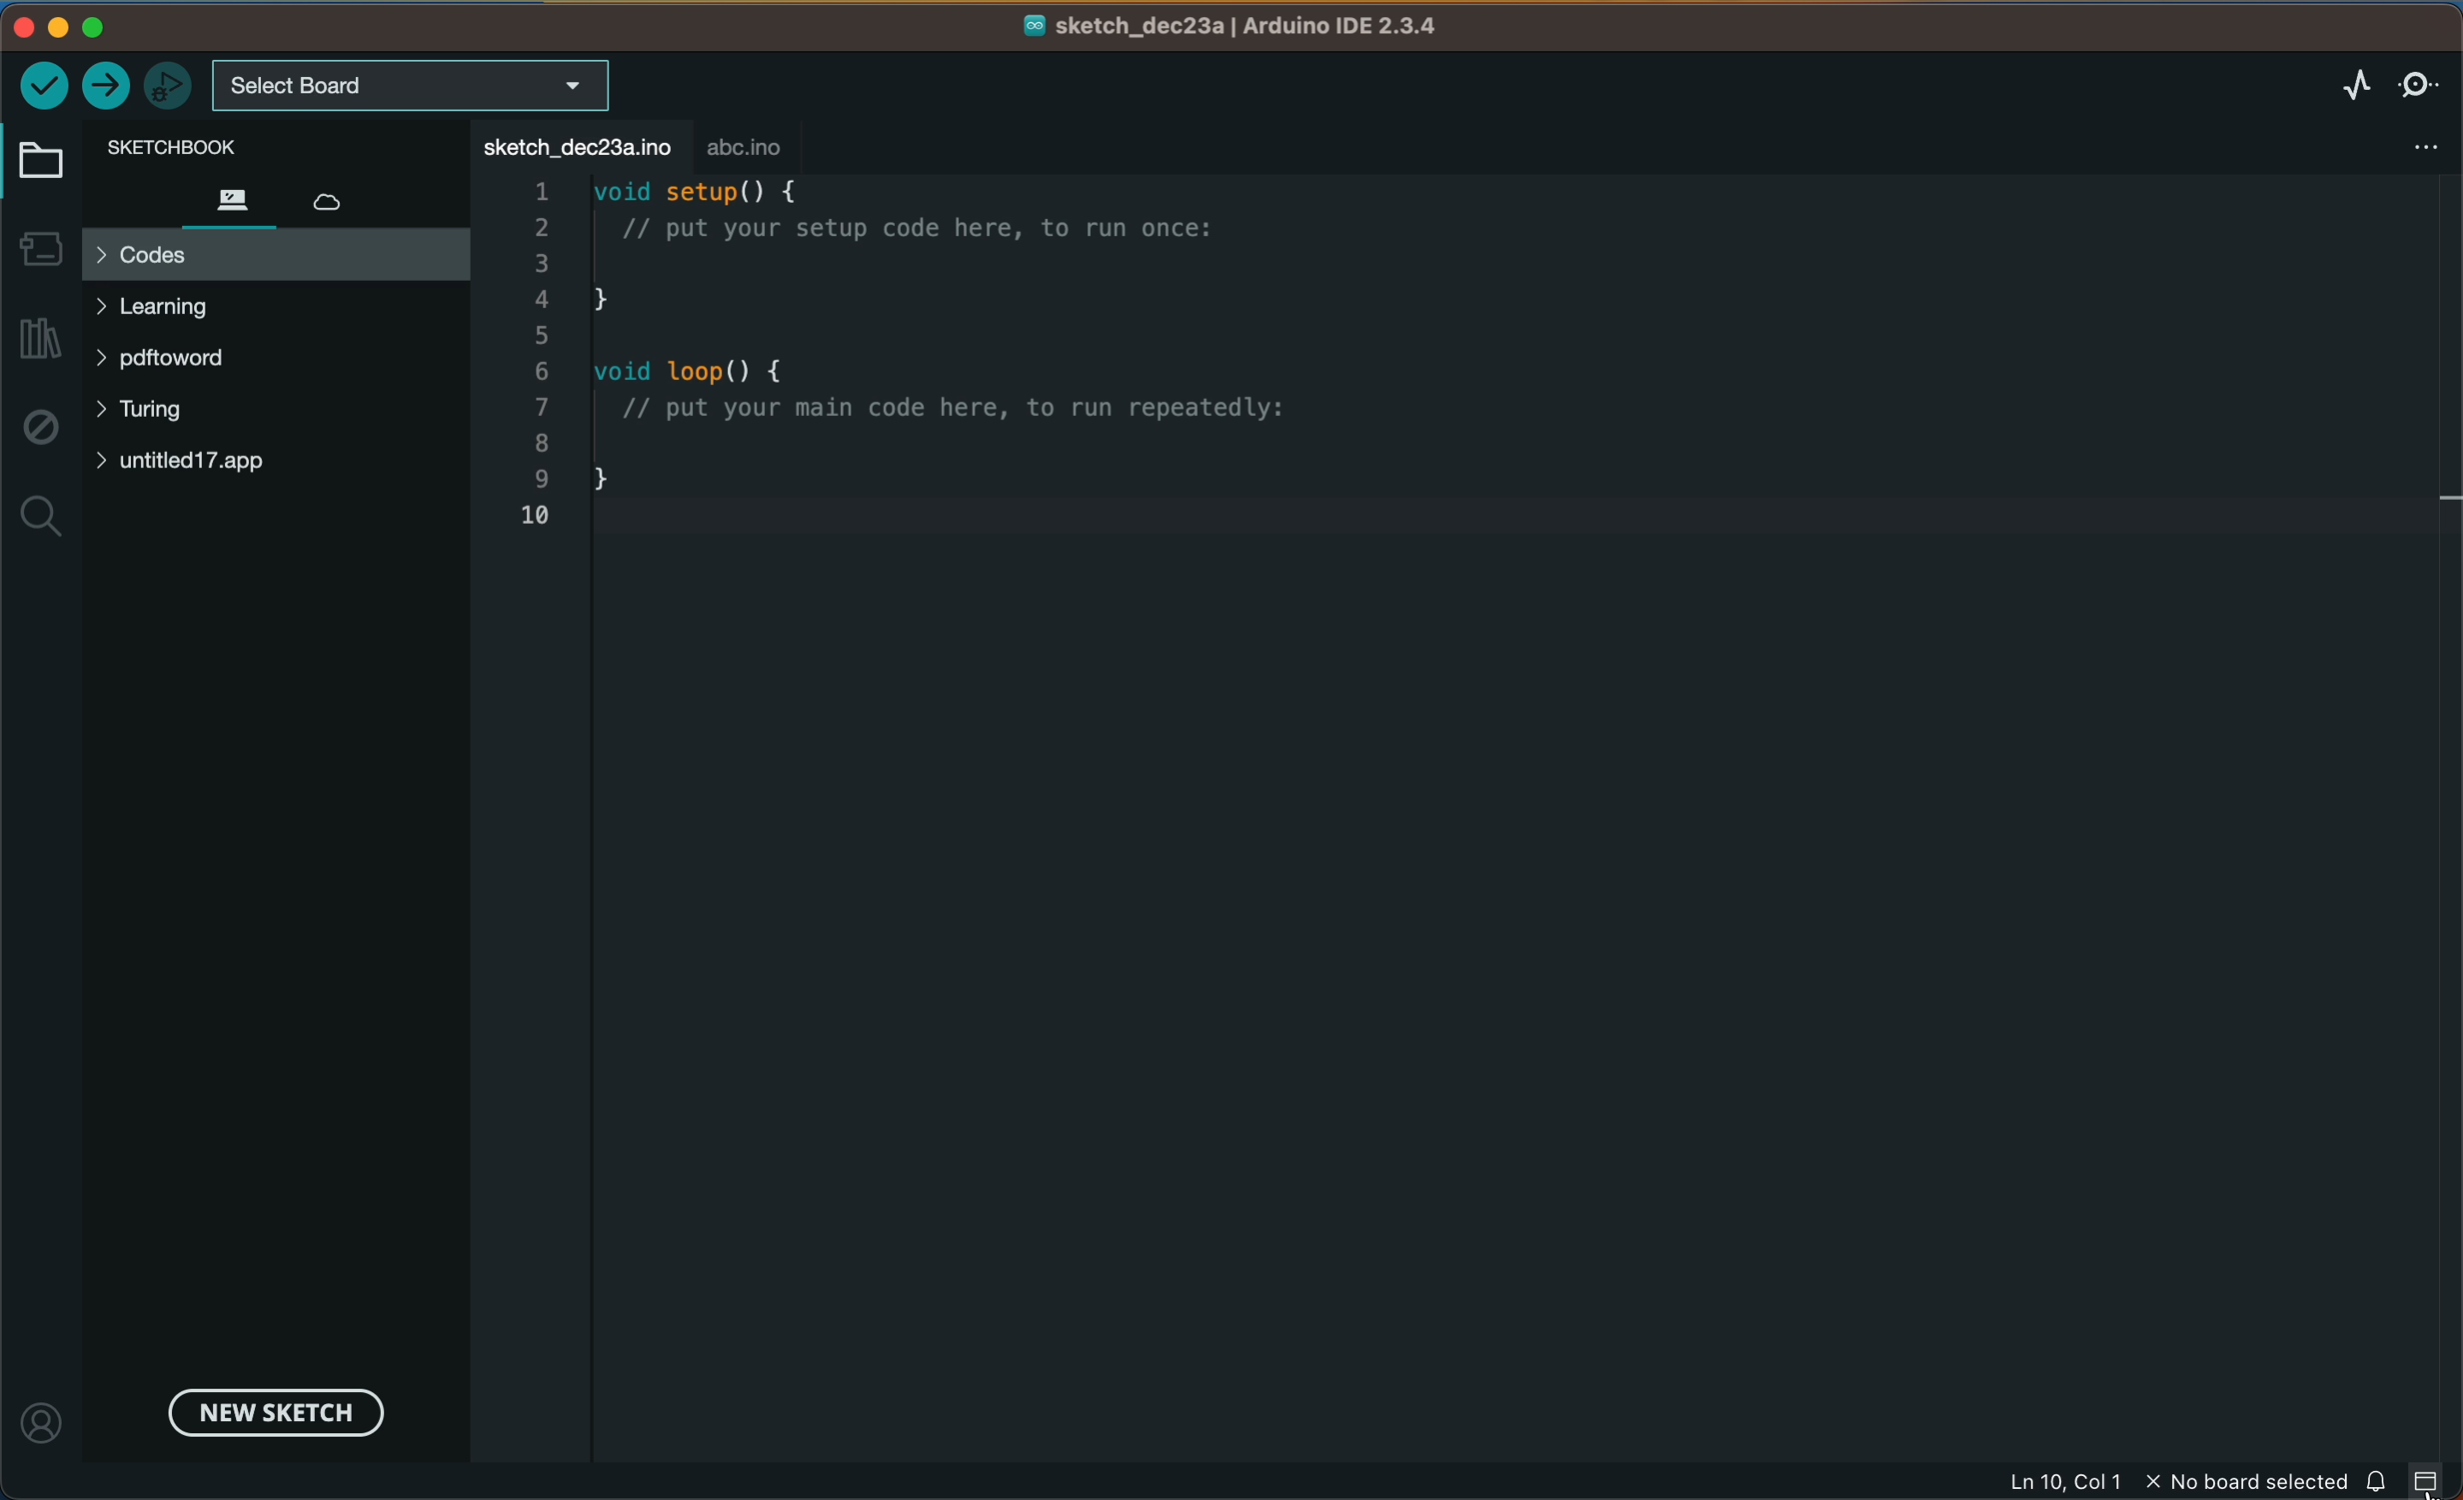 This screenshot has width=2463, height=1500. Describe the element at coordinates (749, 147) in the screenshot. I see `abc` at that location.